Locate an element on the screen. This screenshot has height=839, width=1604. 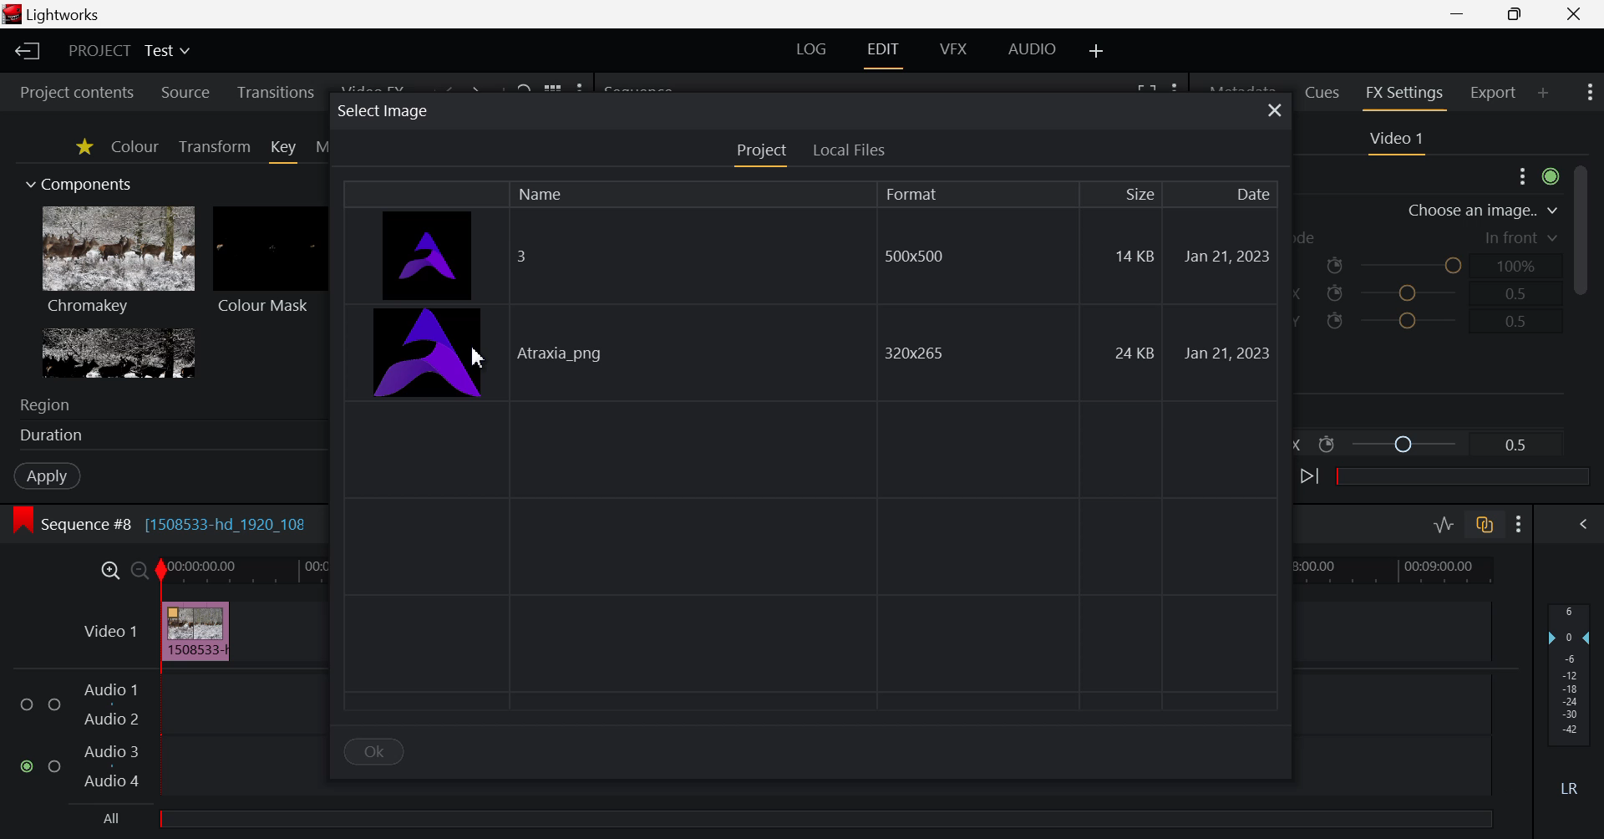
Transitions is located at coordinates (279, 90).